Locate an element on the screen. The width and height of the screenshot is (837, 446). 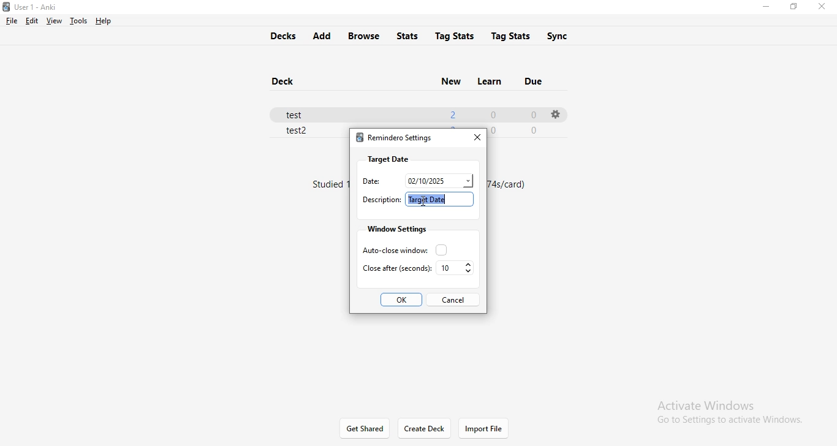
sync is located at coordinates (566, 36).